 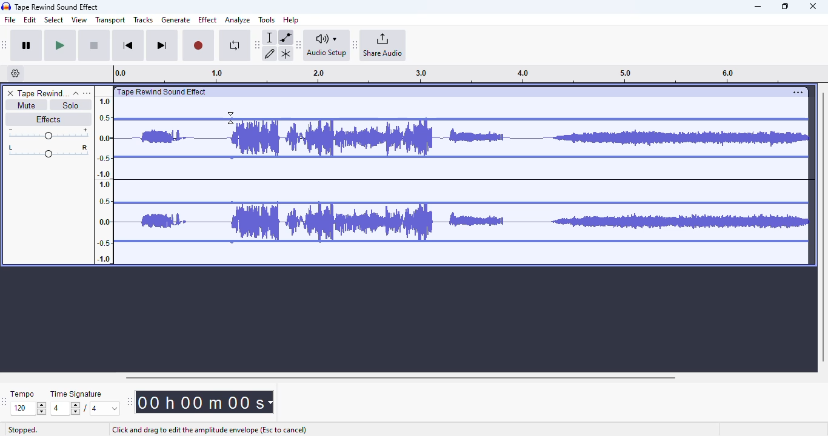 I want to click on close, so click(x=813, y=6).